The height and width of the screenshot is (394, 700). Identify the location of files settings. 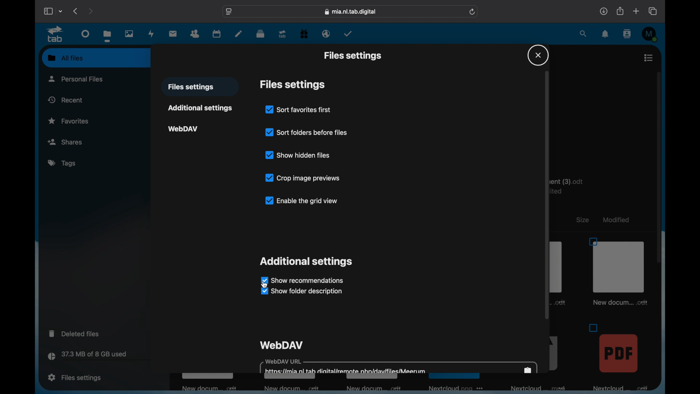
(191, 87).